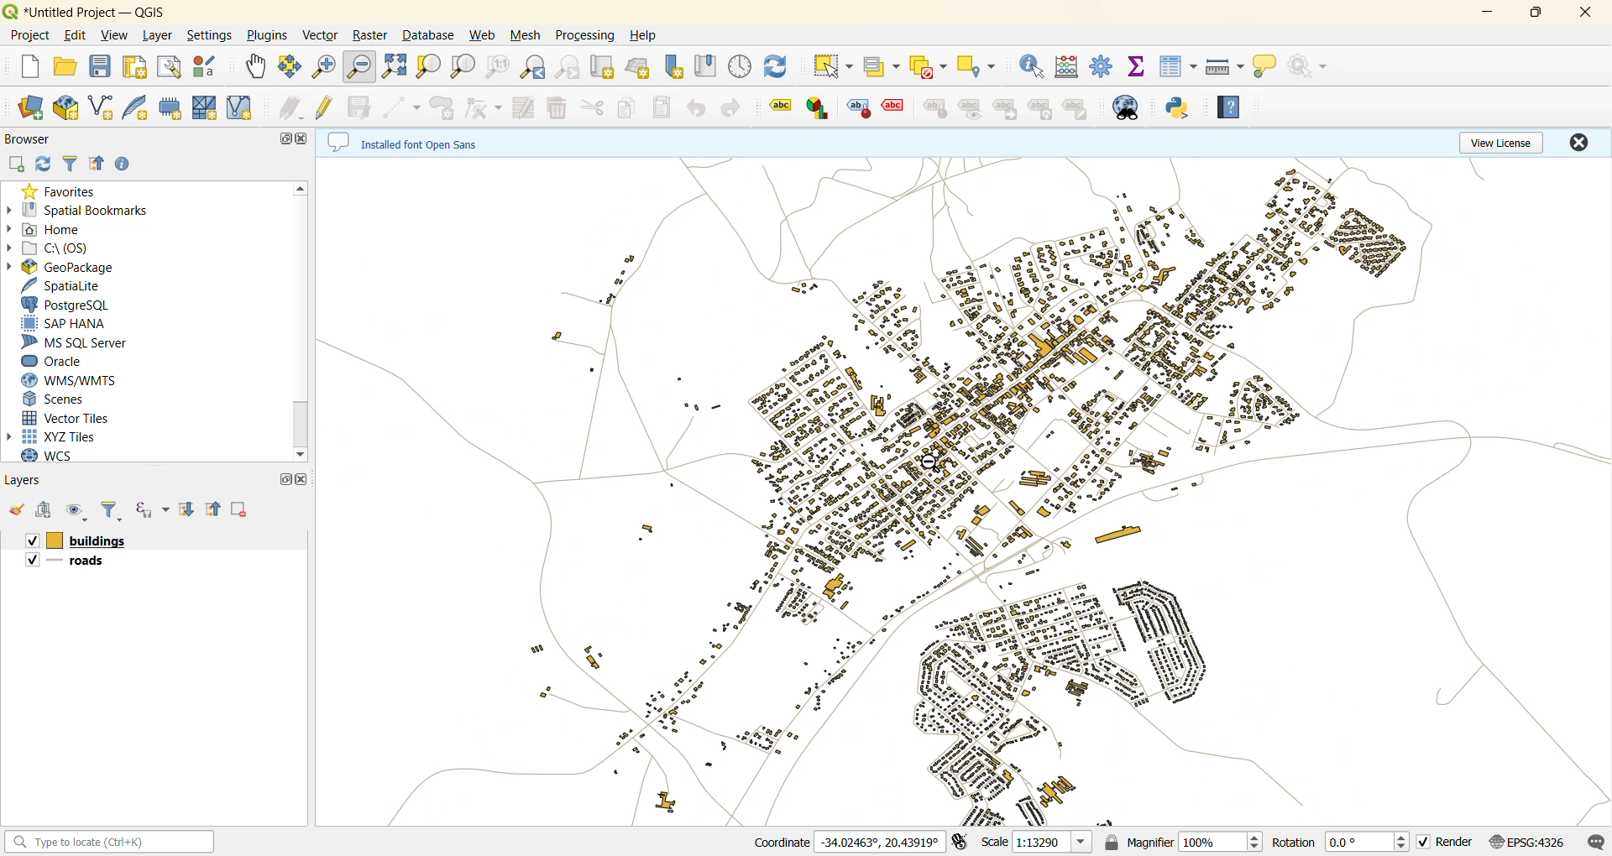 Image resolution: width=1612 pixels, height=856 pixels. Describe the element at coordinates (371, 34) in the screenshot. I see `raster` at that location.